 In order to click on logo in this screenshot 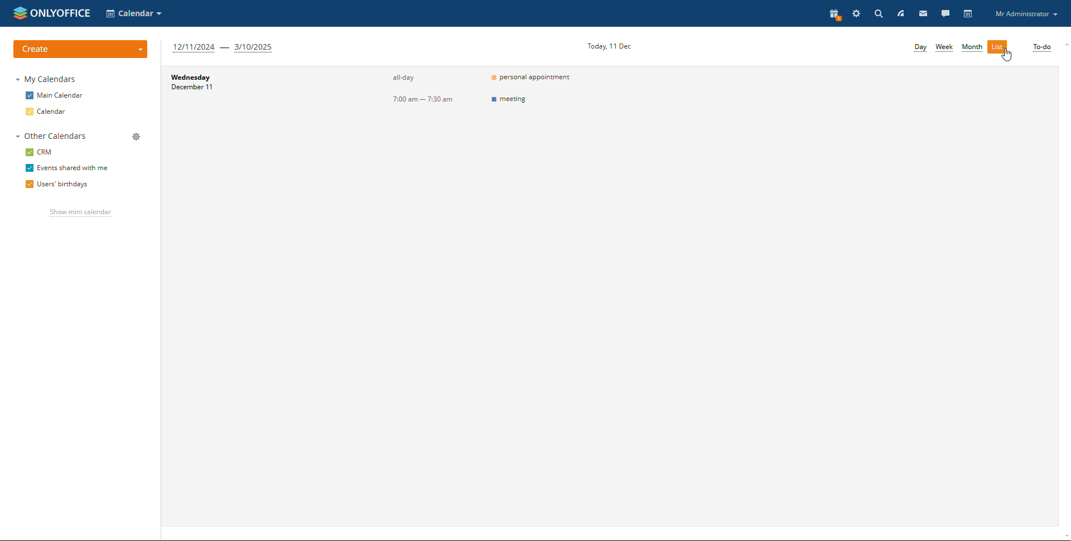, I will do `click(52, 13)`.